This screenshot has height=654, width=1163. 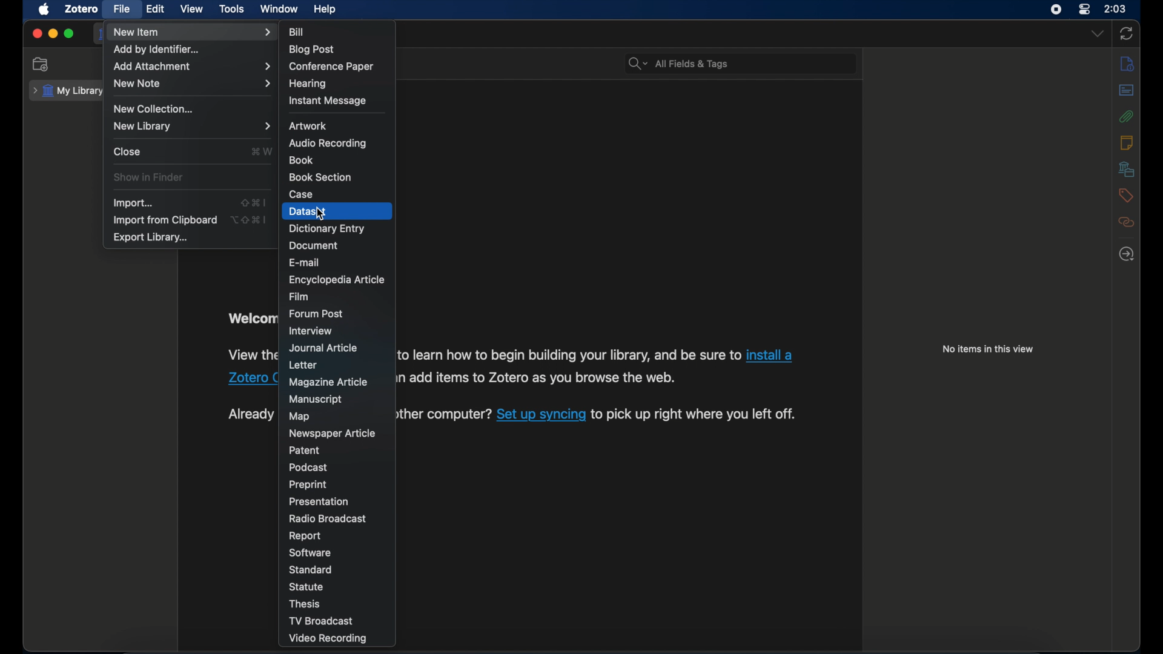 What do you see at coordinates (279, 9) in the screenshot?
I see `window` at bounding box center [279, 9].